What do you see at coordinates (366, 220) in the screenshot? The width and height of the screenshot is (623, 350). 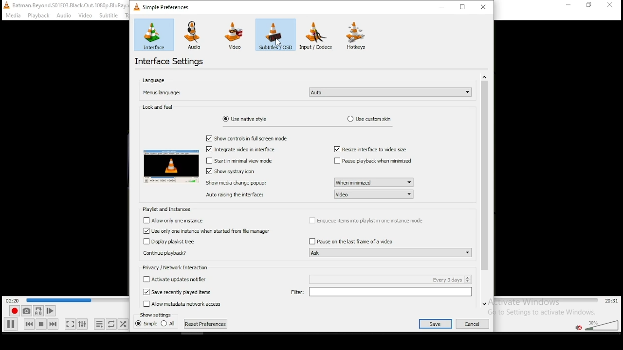 I see `checkbox: enqueue items into playlist in one instance mode` at bounding box center [366, 220].